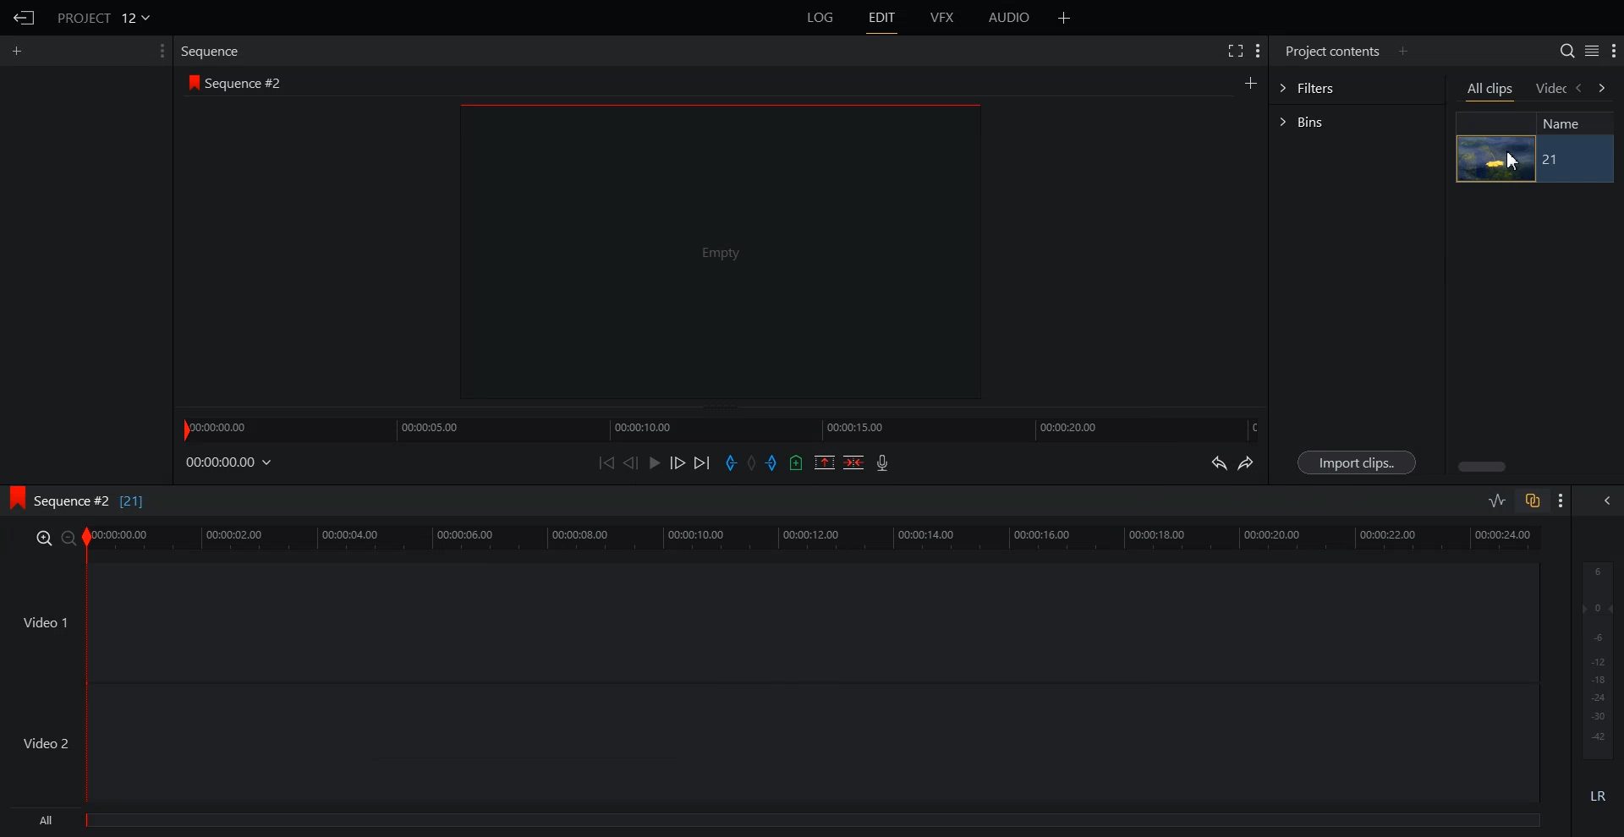 The image size is (1624, 837). Describe the element at coordinates (731, 256) in the screenshot. I see `Video Preview` at that location.